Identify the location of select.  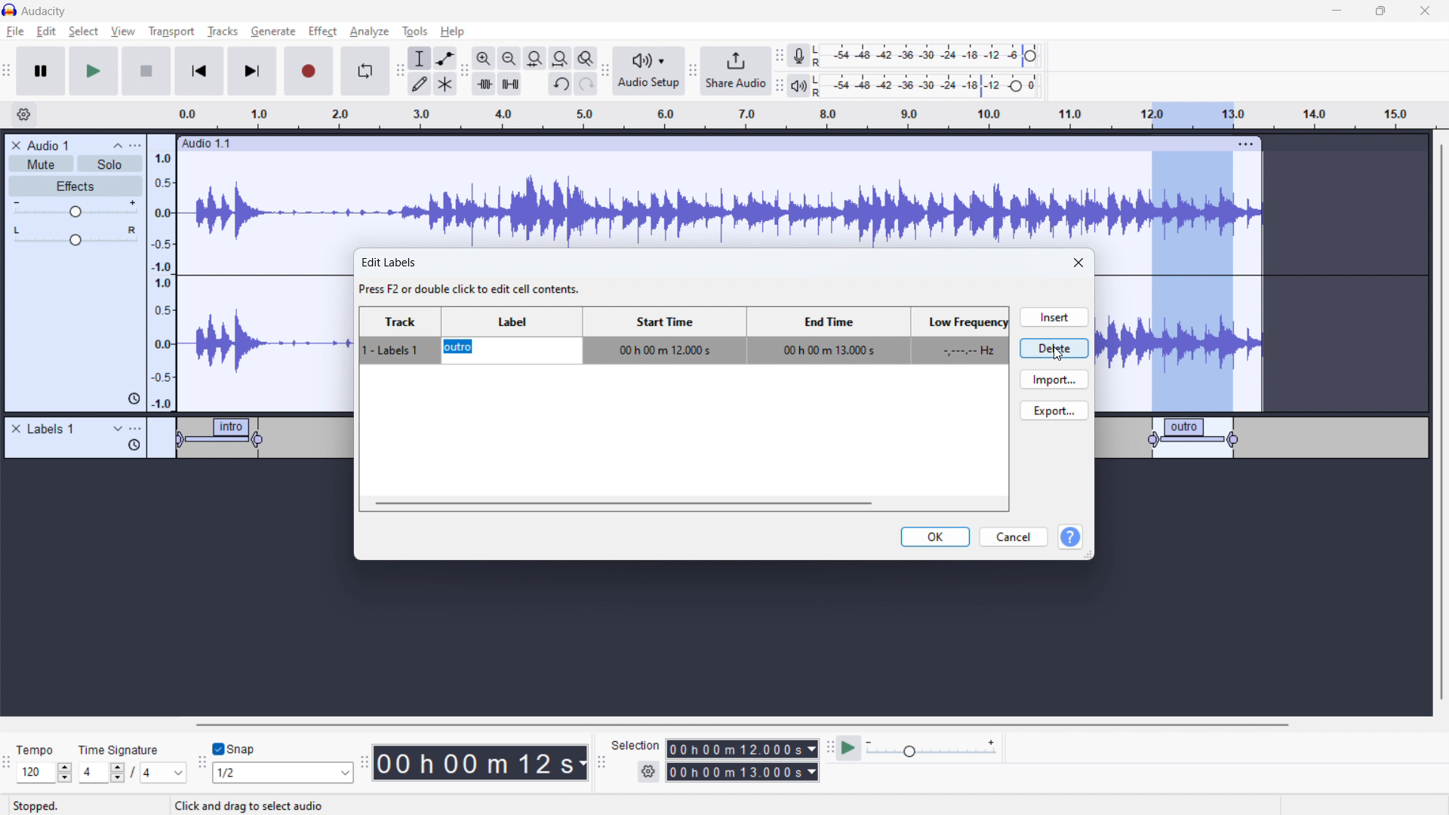
(83, 31).